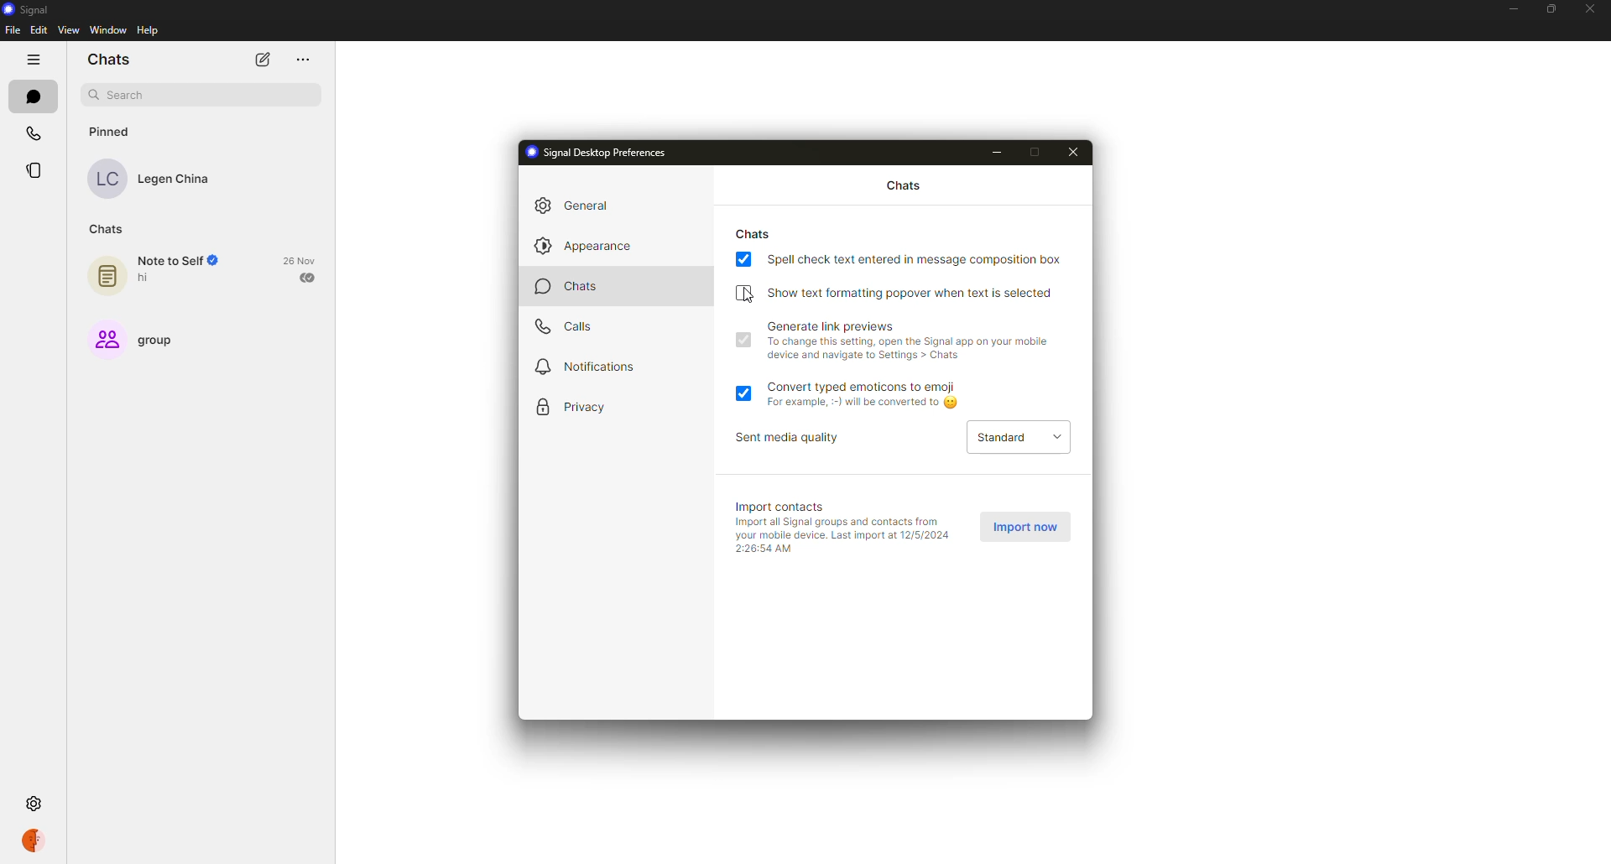 This screenshot has width=1611, height=864. Describe the element at coordinates (1591, 8) in the screenshot. I see `close` at that location.